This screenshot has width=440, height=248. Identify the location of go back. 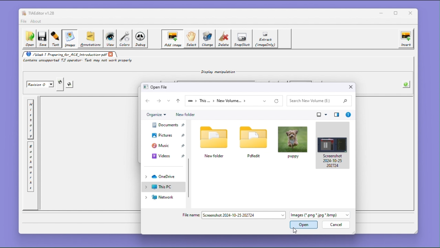
(148, 101).